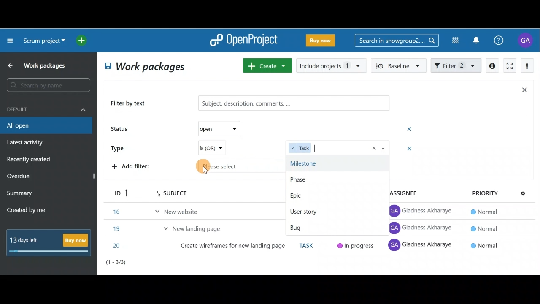 This screenshot has width=540, height=304. What do you see at coordinates (329, 227) in the screenshot?
I see `User story` at bounding box center [329, 227].